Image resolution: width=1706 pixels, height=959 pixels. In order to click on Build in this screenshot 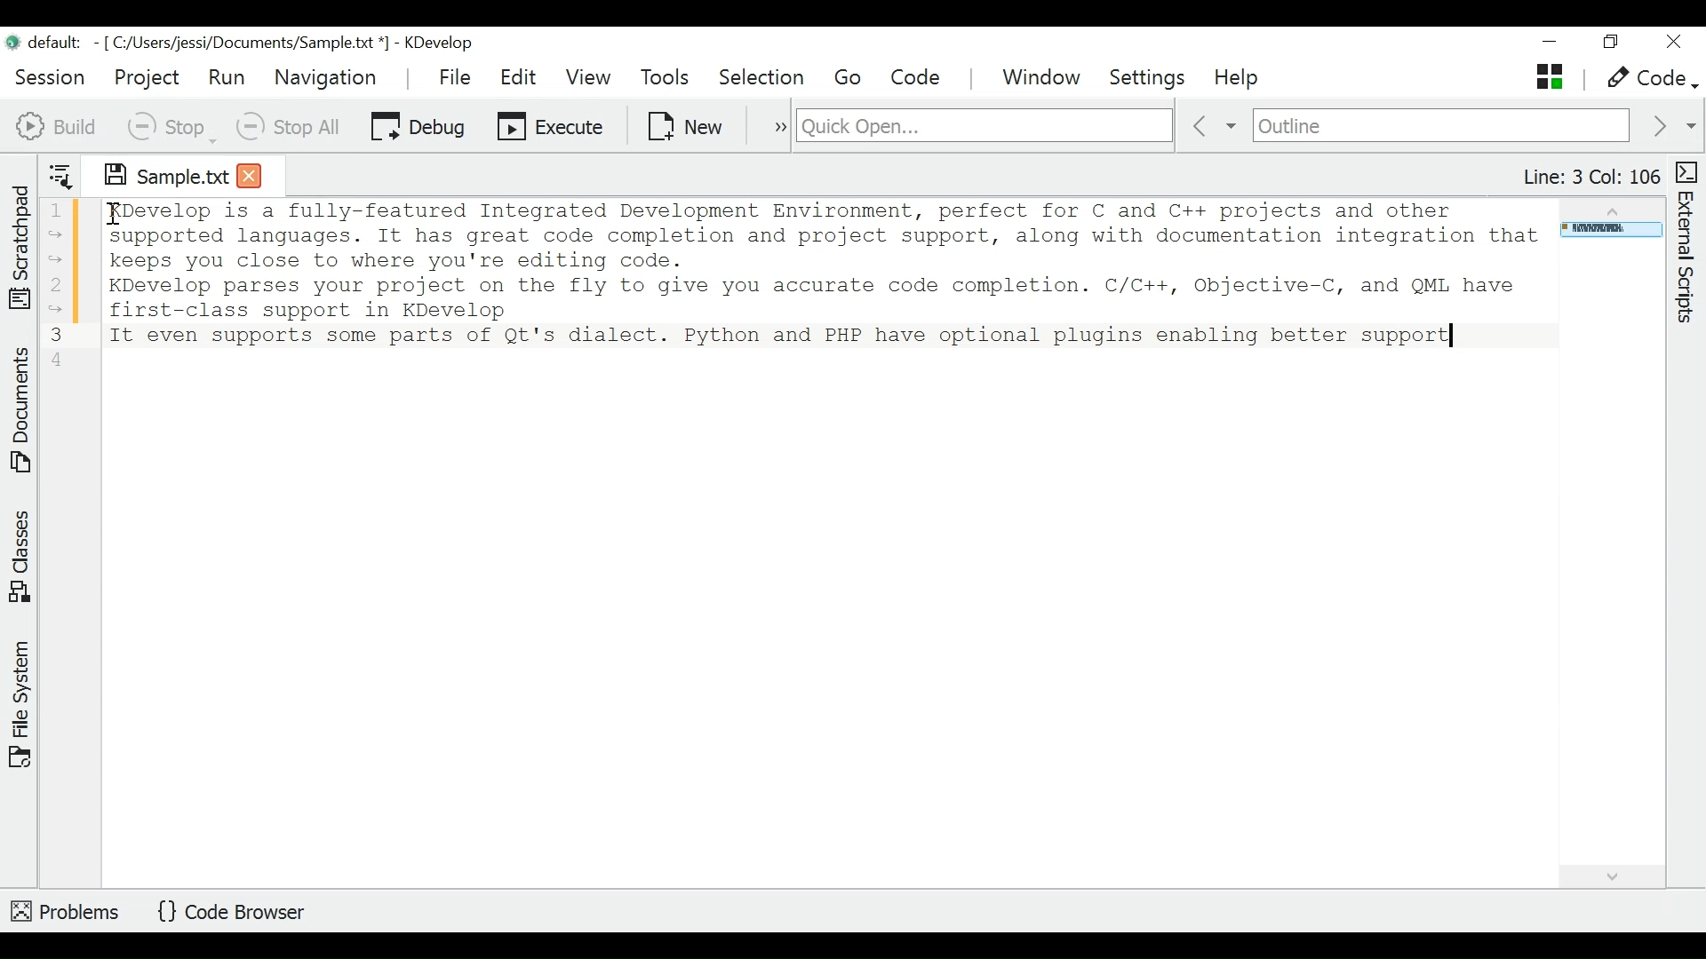, I will do `click(57, 124)`.